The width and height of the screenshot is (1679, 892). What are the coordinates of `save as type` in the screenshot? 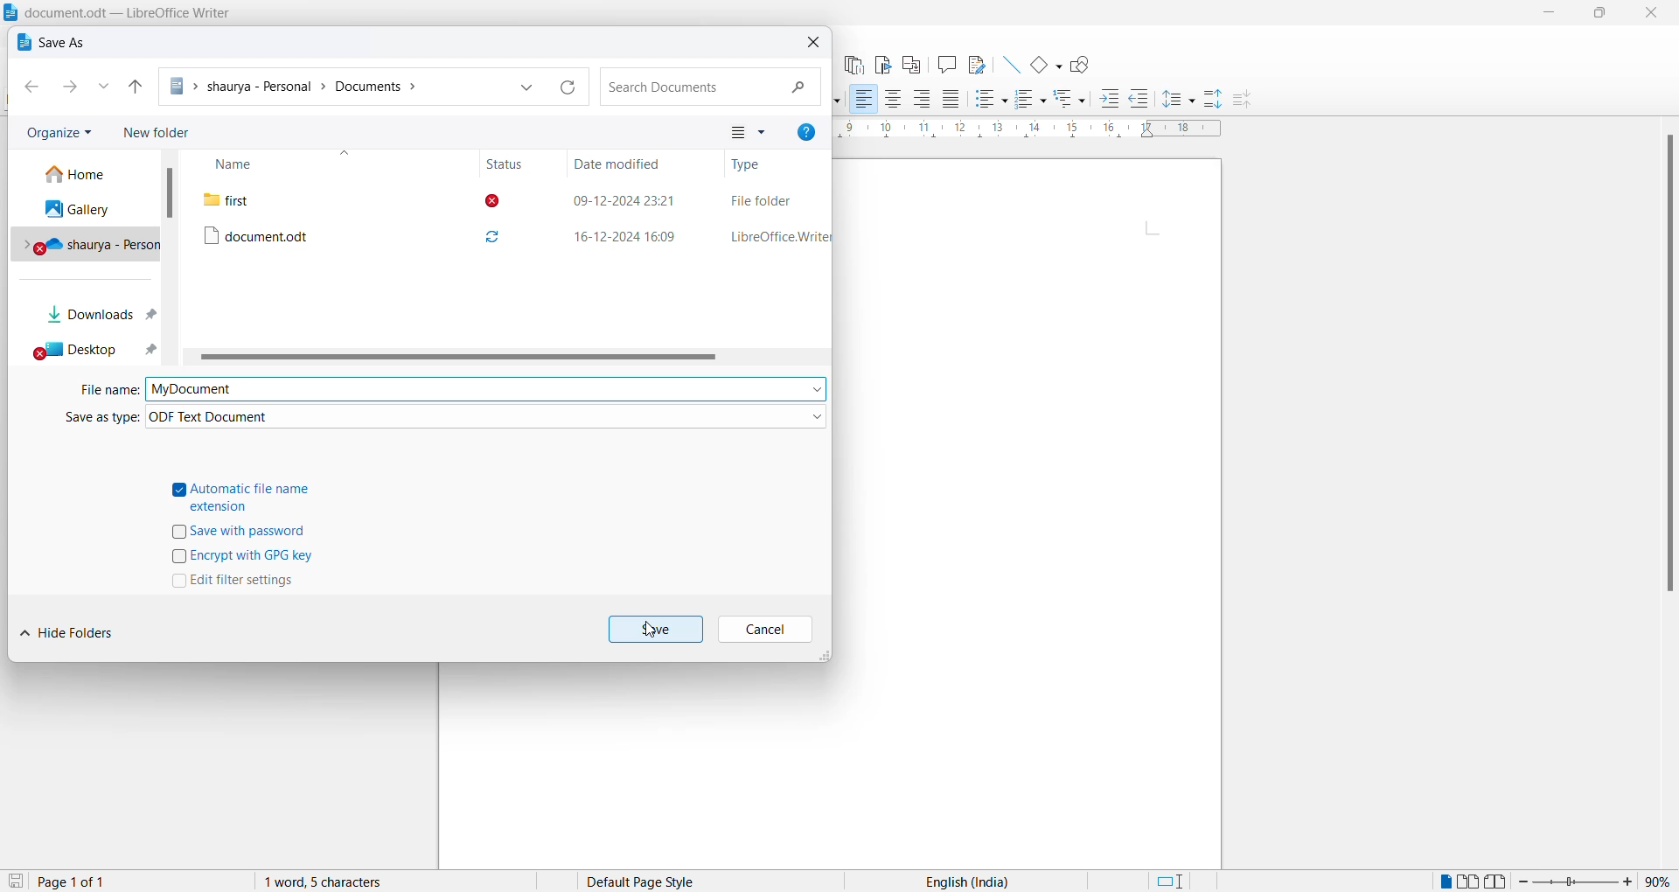 It's located at (87, 422).